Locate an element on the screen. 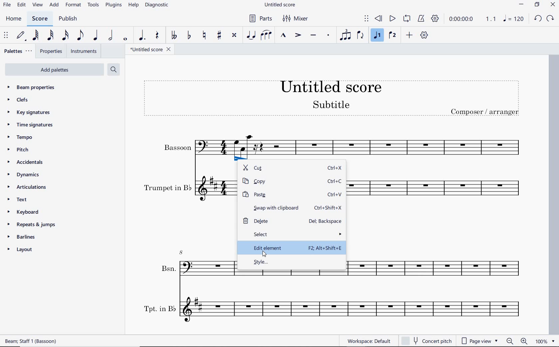  metronome is located at coordinates (422, 19).